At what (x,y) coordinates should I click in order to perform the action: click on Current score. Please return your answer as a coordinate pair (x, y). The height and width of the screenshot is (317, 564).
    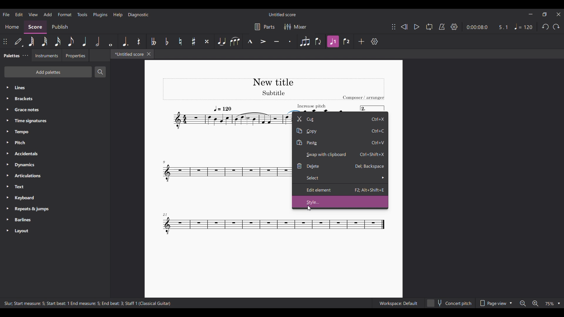
    Looking at the image, I should click on (224, 179).